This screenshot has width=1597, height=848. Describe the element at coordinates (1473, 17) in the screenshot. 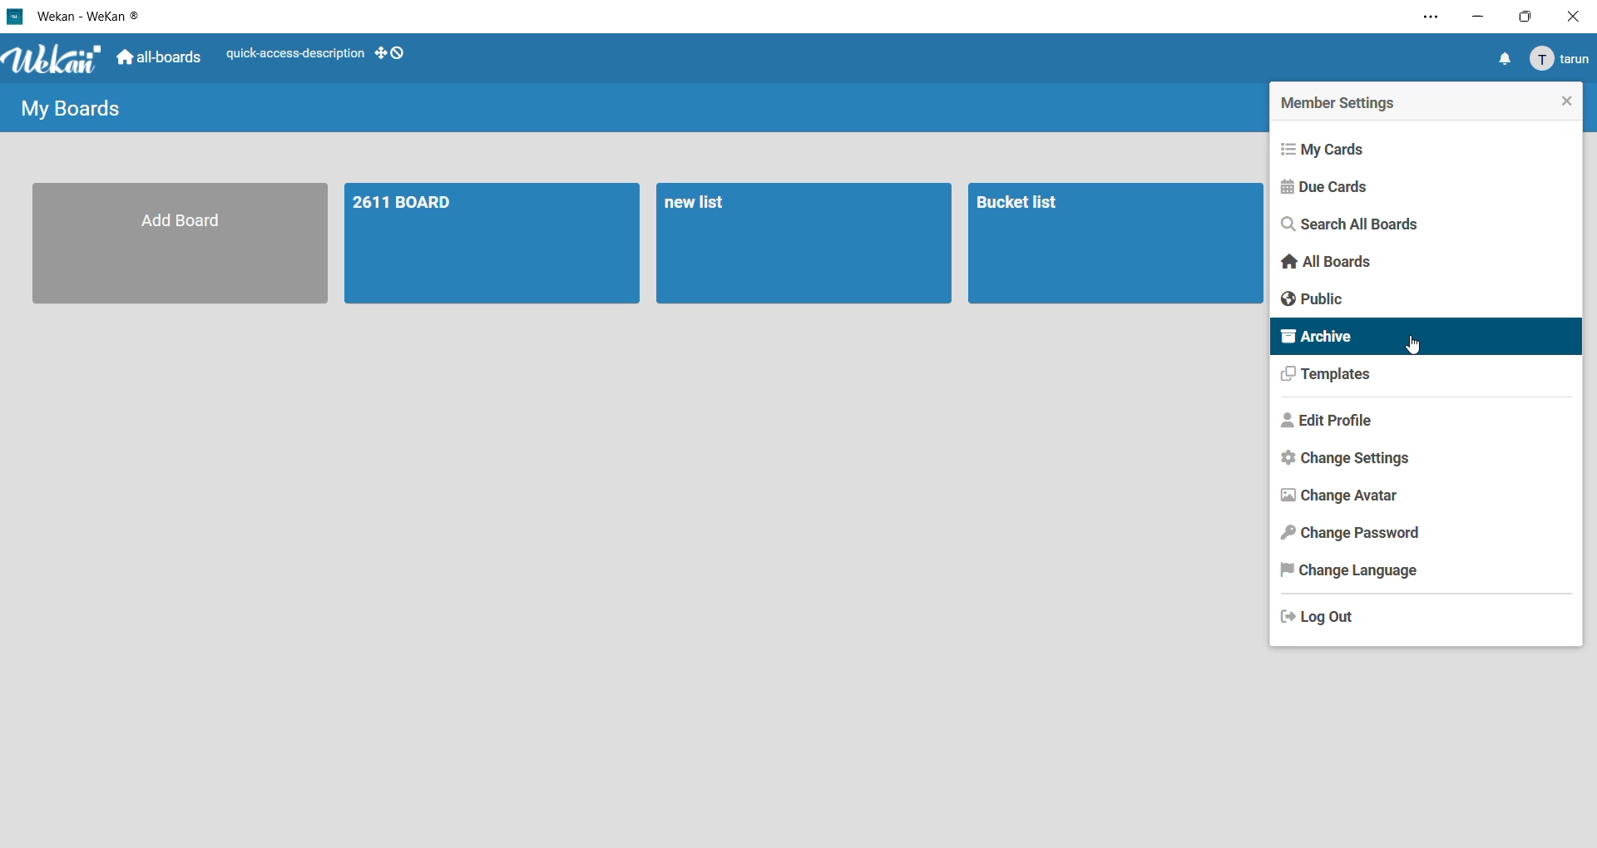

I see `minimize` at that location.